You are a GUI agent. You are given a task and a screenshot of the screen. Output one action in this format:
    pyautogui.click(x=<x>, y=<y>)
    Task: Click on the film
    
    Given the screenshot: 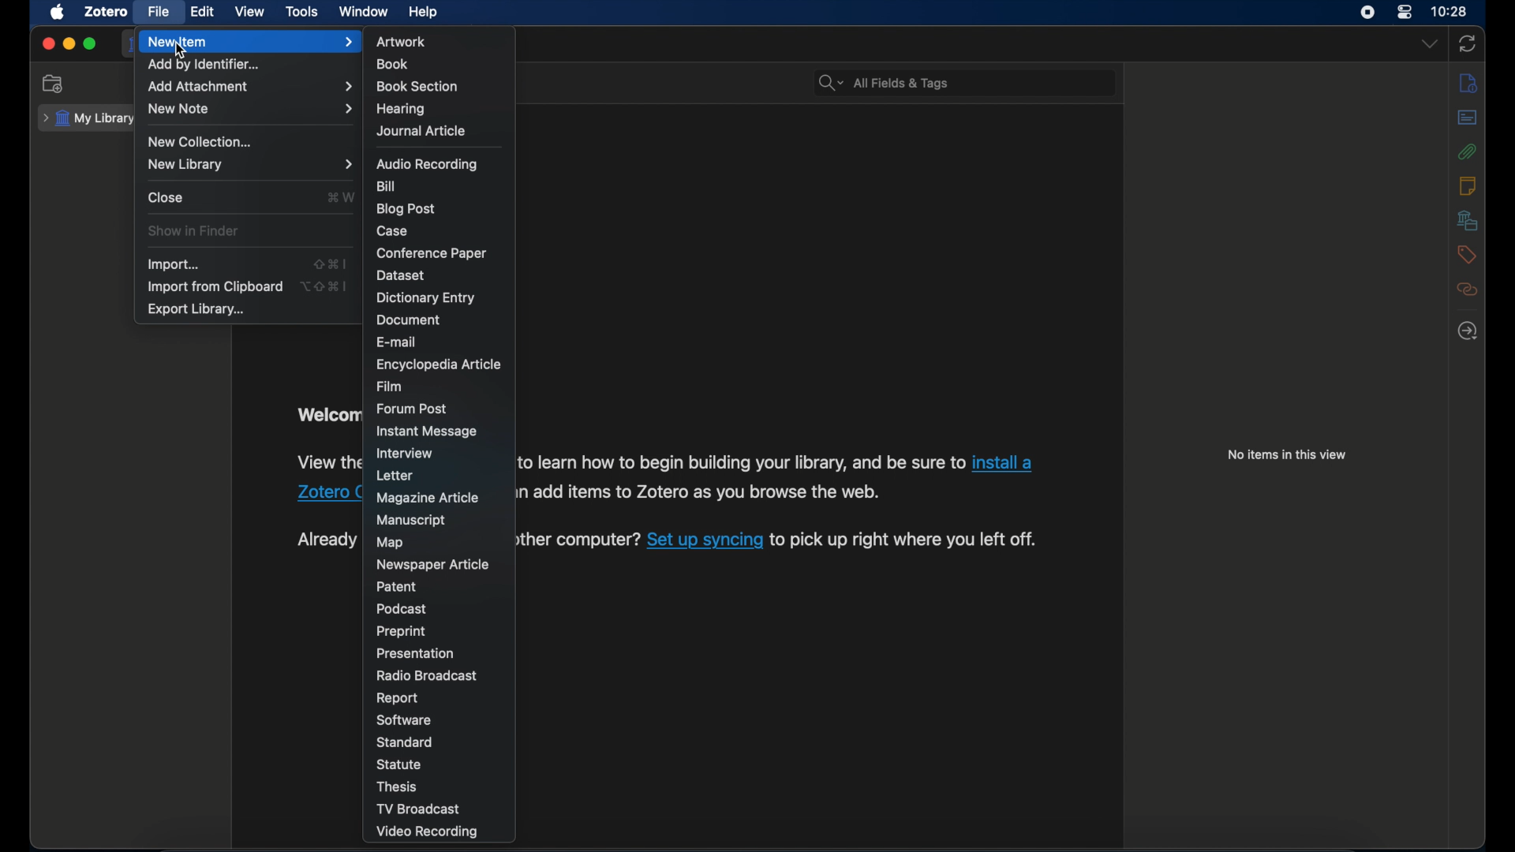 What is the action you would take?
    pyautogui.click(x=391, y=387)
    